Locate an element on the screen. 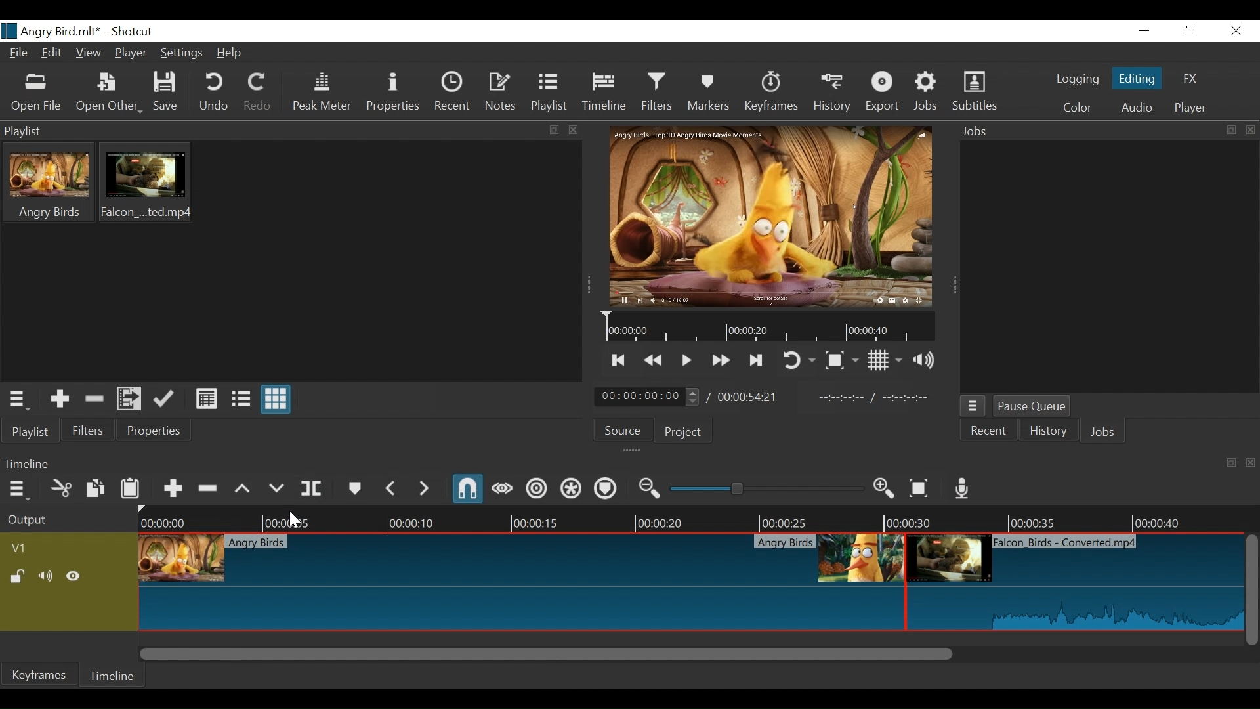 The height and width of the screenshot is (709, 1260). Media Viewer is located at coordinates (767, 216).